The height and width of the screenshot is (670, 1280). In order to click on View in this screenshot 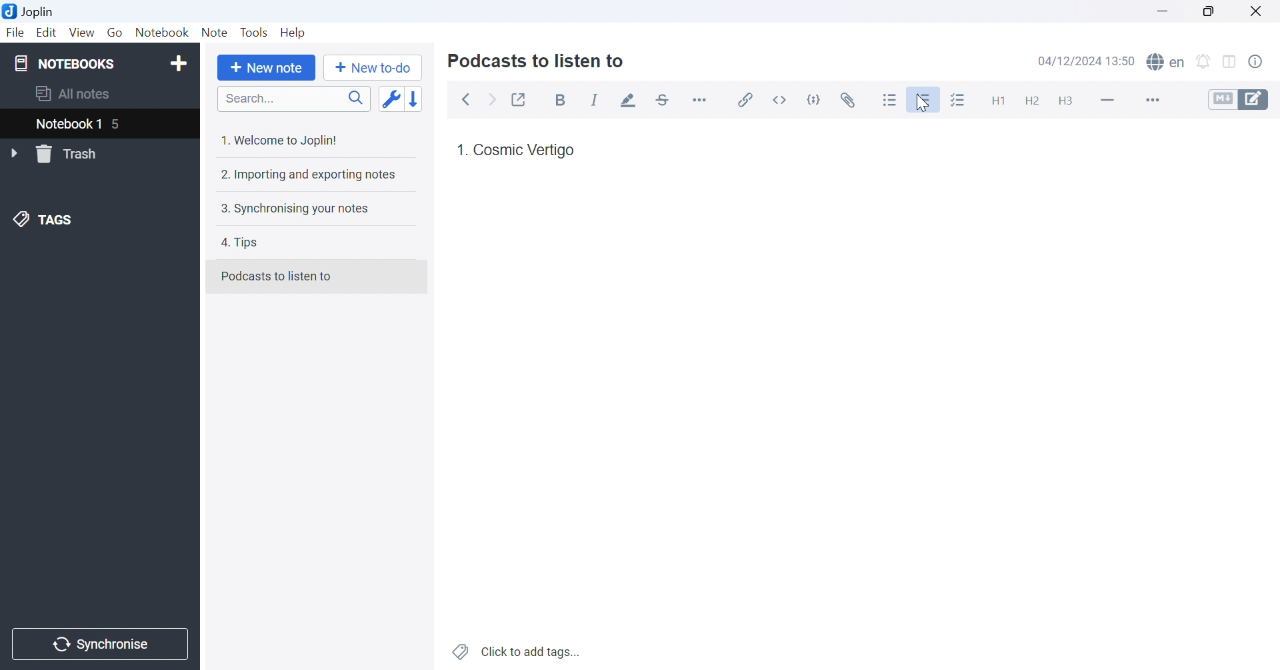, I will do `click(82, 31)`.